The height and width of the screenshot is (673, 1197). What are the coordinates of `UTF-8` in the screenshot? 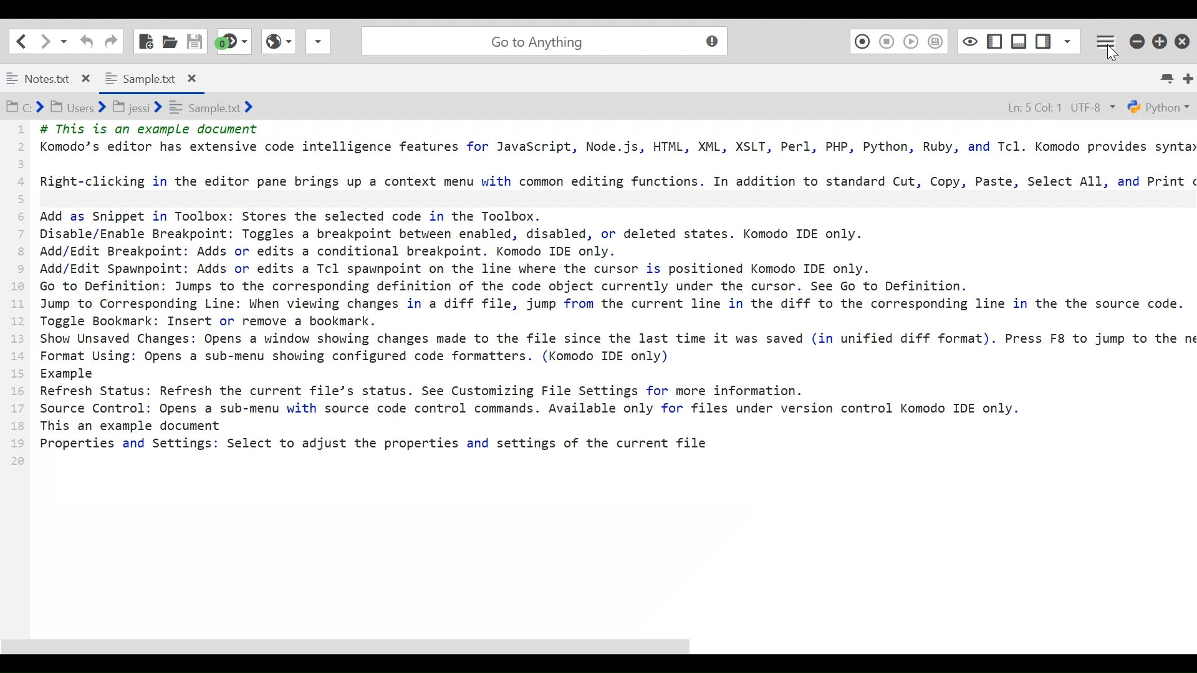 It's located at (1097, 107).